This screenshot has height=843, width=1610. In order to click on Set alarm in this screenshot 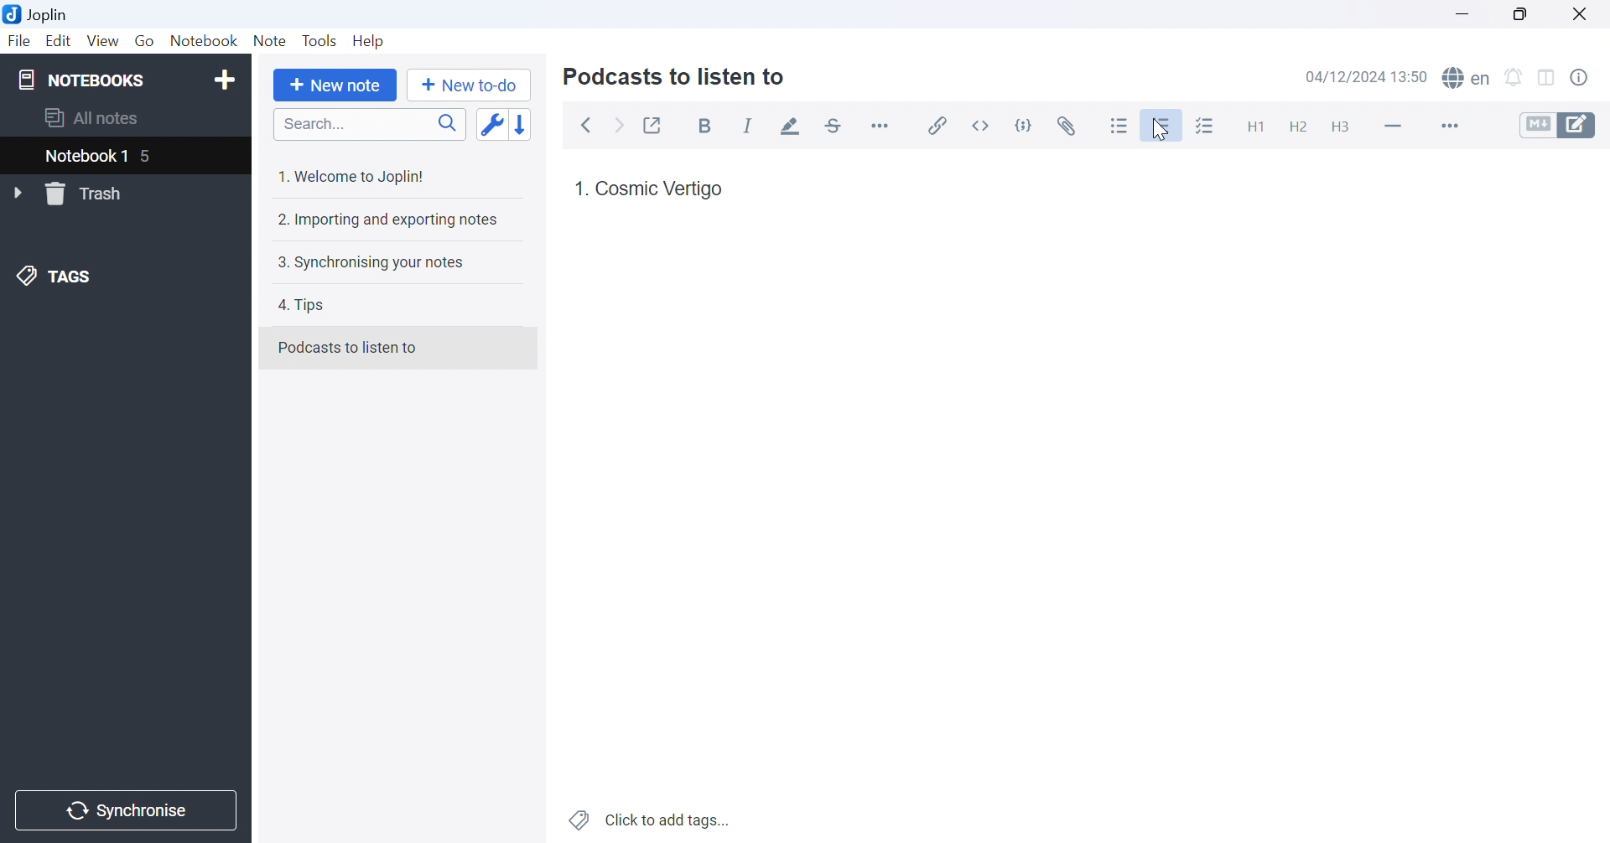, I will do `click(1514, 77)`.